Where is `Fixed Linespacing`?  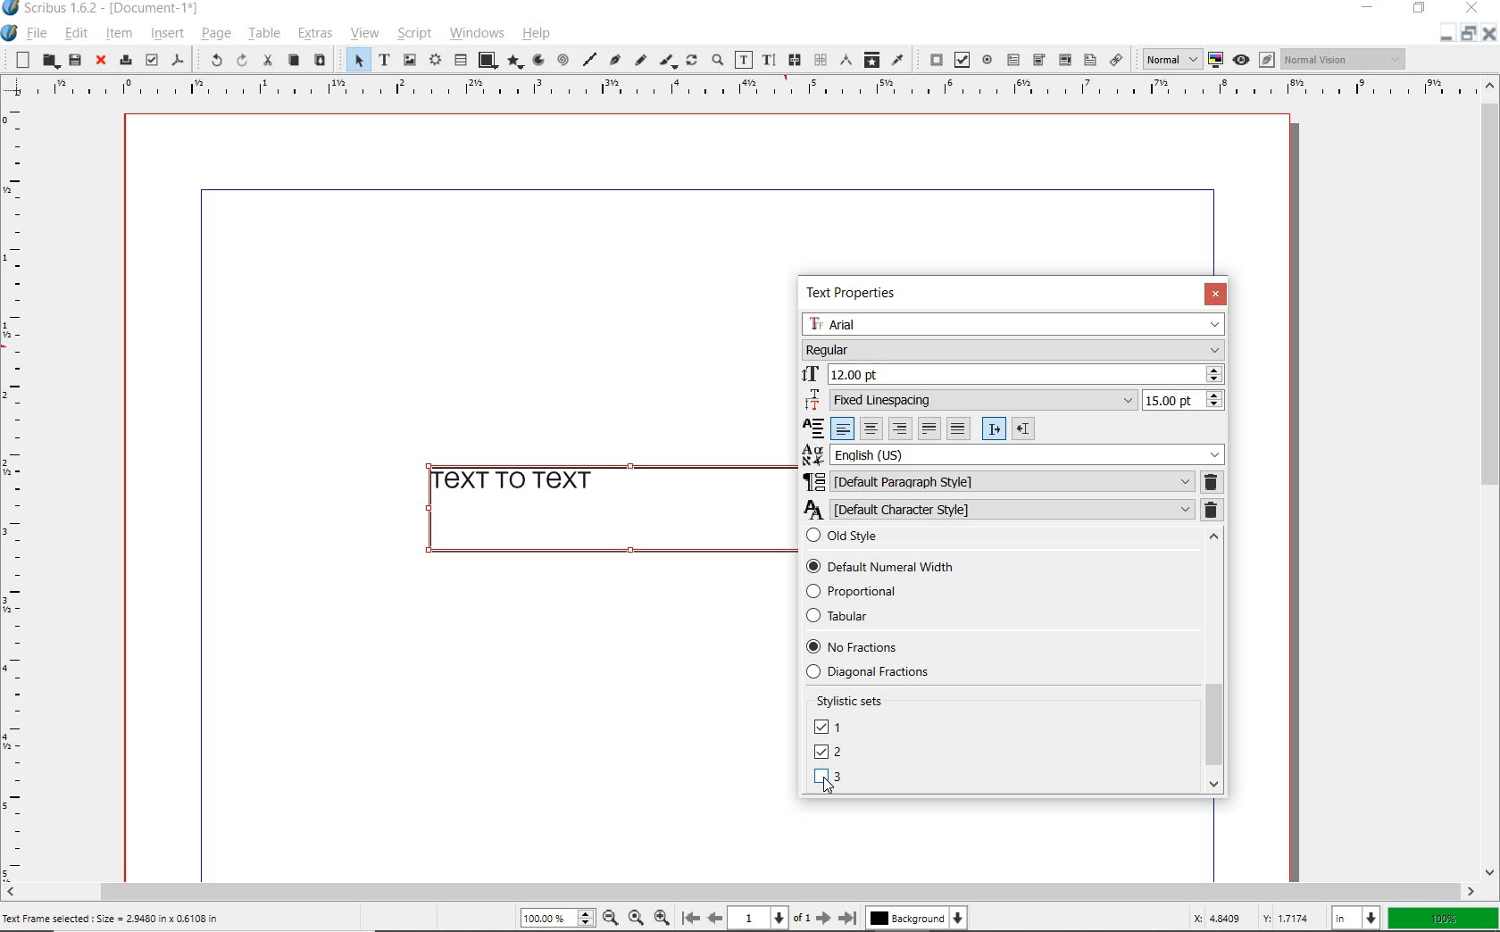 Fixed Linespacing is located at coordinates (969, 399).